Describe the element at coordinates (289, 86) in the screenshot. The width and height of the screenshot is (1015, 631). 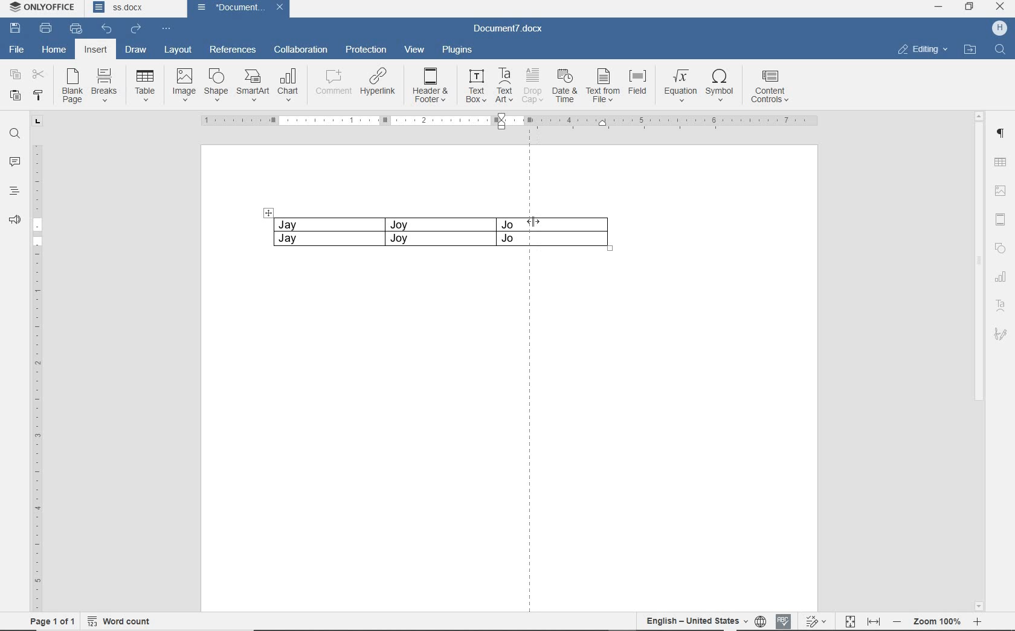
I see `CHART` at that location.